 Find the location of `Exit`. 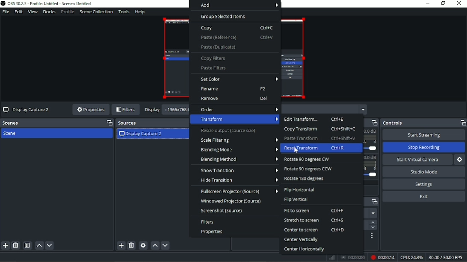

Exit is located at coordinates (423, 196).